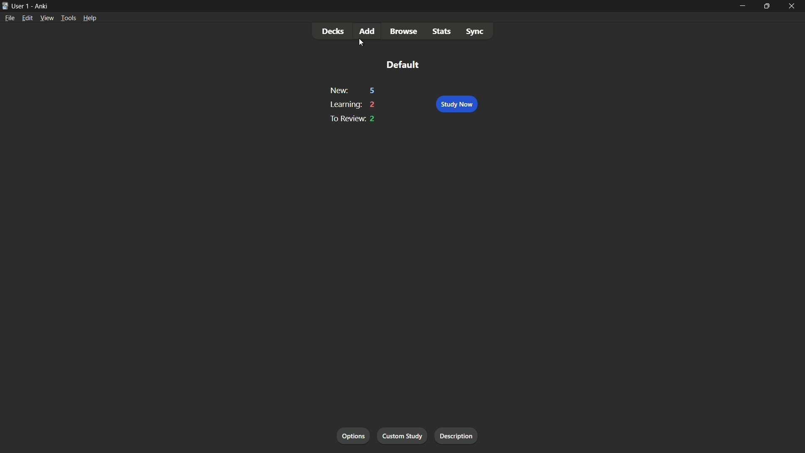 This screenshot has width=805, height=453. What do you see at coordinates (372, 91) in the screenshot?
I see `5` at bounding box center [372, 91].